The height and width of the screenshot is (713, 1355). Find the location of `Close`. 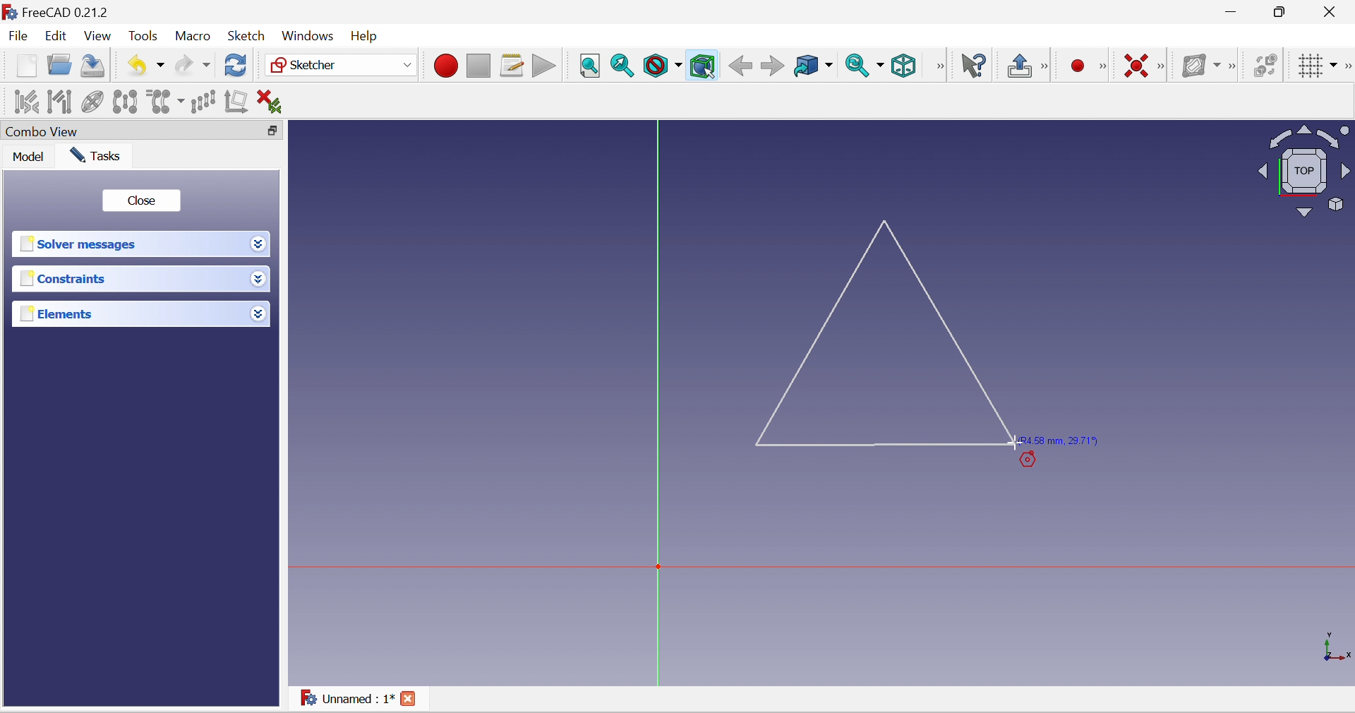

Close is located at coordinates (1334, 11).